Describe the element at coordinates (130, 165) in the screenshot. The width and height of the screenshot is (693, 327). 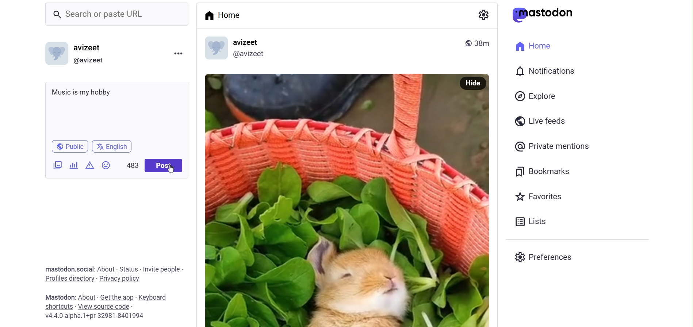
I see `483` at that location.